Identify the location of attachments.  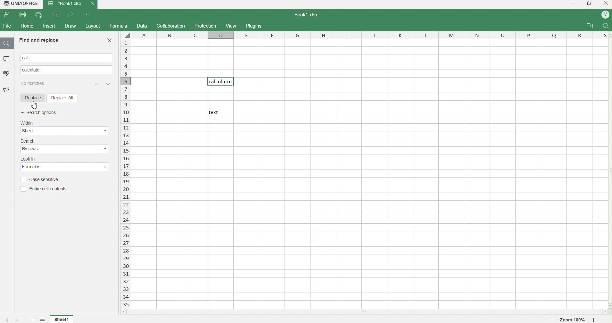
(591, 25).